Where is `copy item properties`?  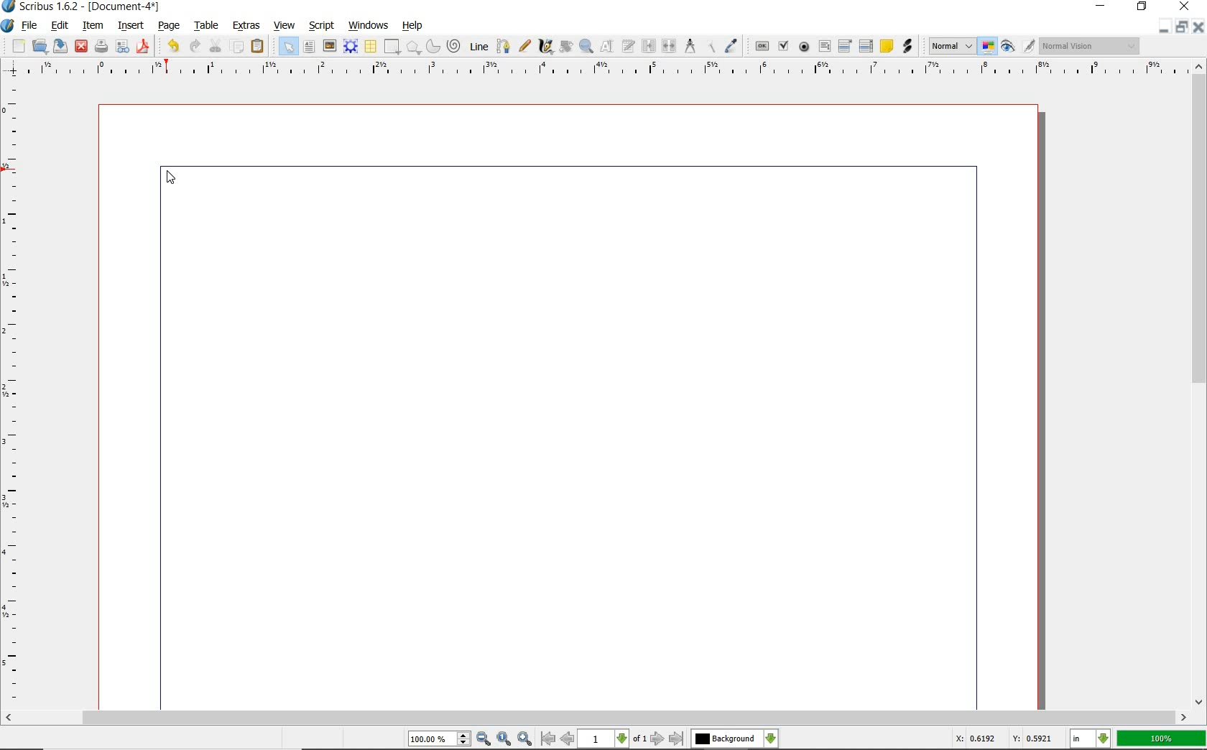 copy item properties is located at coordinates (711, 46).